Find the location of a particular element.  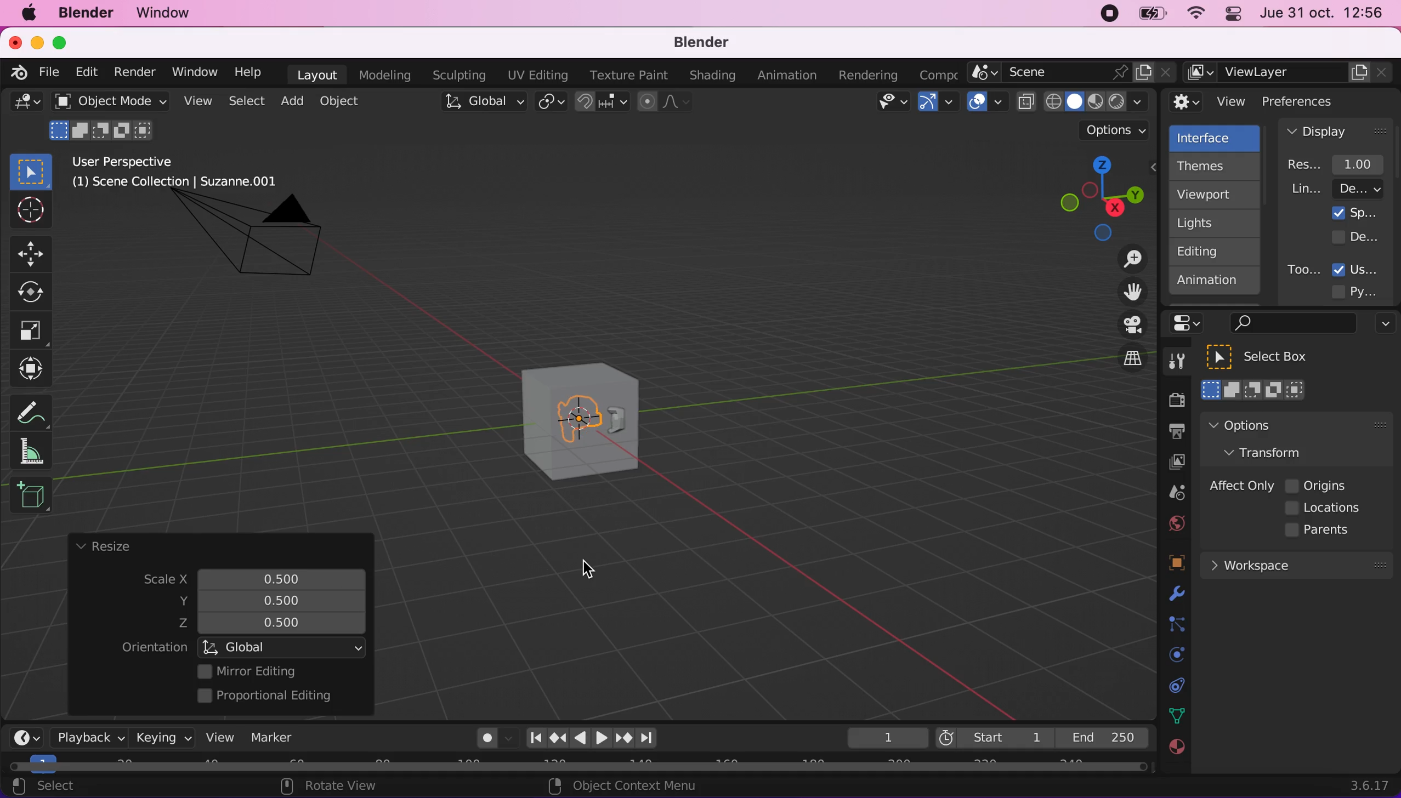

snap is located at coordinates (603, 102).